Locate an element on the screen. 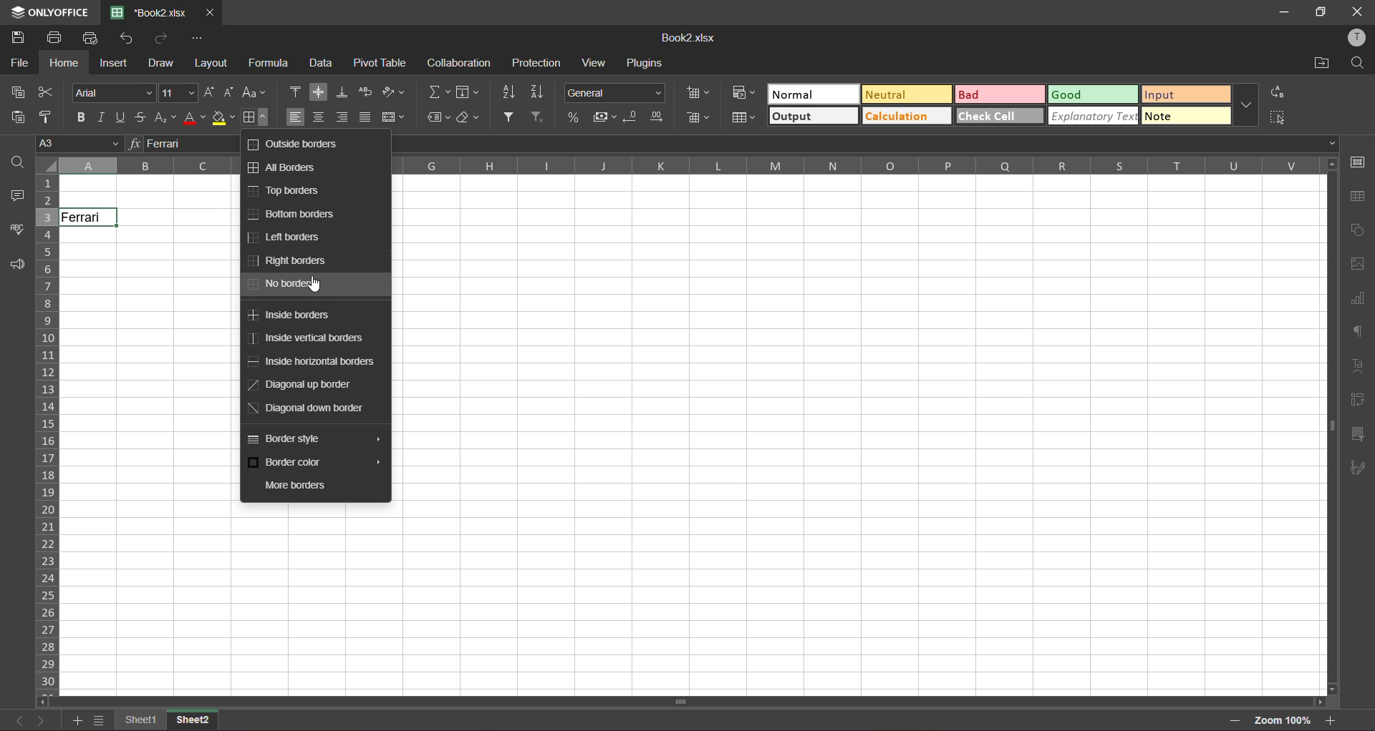 The height and width of the screenshot is (731, 1375). font size is located at coordinates (180, 93).